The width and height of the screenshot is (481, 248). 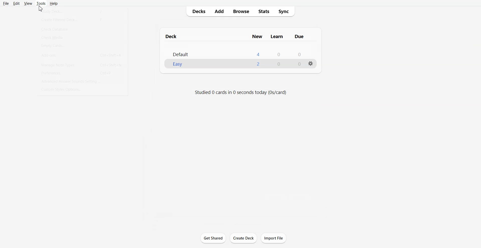 I want to click on Easy Deck, so click(x=240, y=64).